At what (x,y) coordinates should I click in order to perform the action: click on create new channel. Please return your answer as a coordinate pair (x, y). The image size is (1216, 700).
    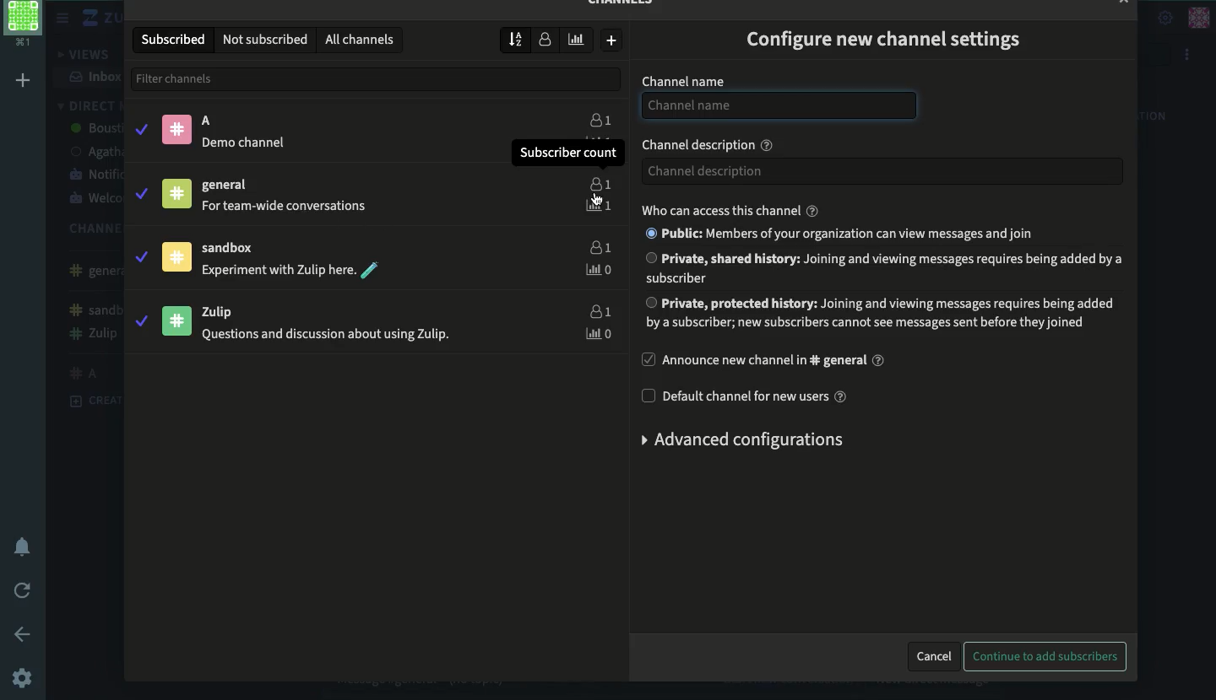
    Looking at the image, I should click on (613, 41).